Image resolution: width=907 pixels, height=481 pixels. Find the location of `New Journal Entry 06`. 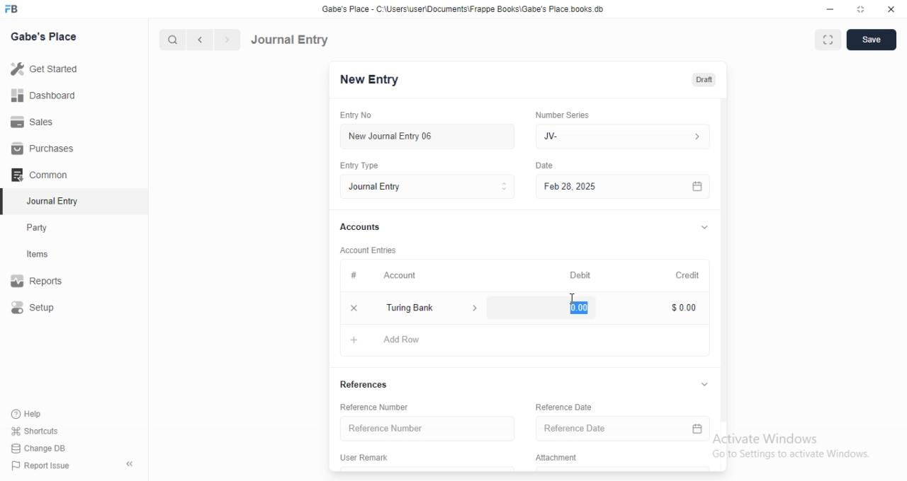

New Journal Entry 06 is located at coordinates (423, 135).